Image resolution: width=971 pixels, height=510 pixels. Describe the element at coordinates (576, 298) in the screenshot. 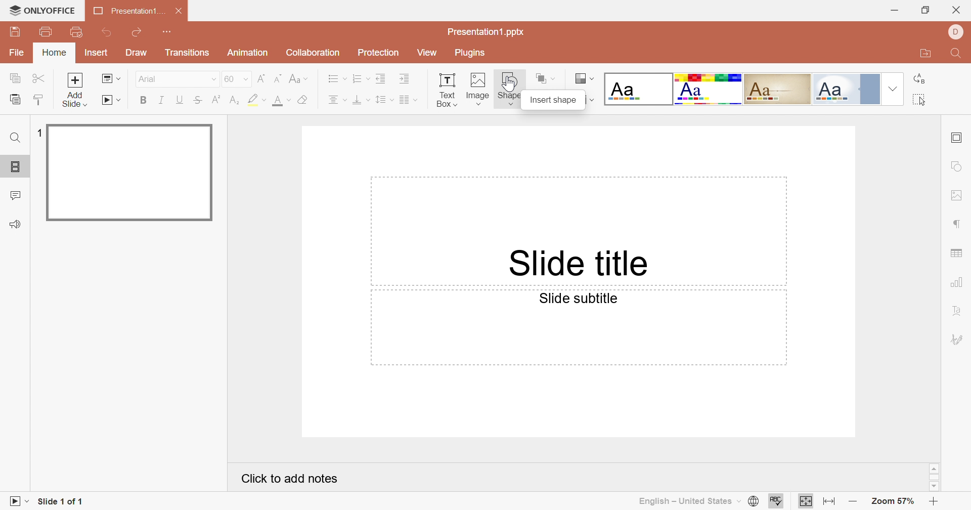

I see `Slide subtitle` at that location.